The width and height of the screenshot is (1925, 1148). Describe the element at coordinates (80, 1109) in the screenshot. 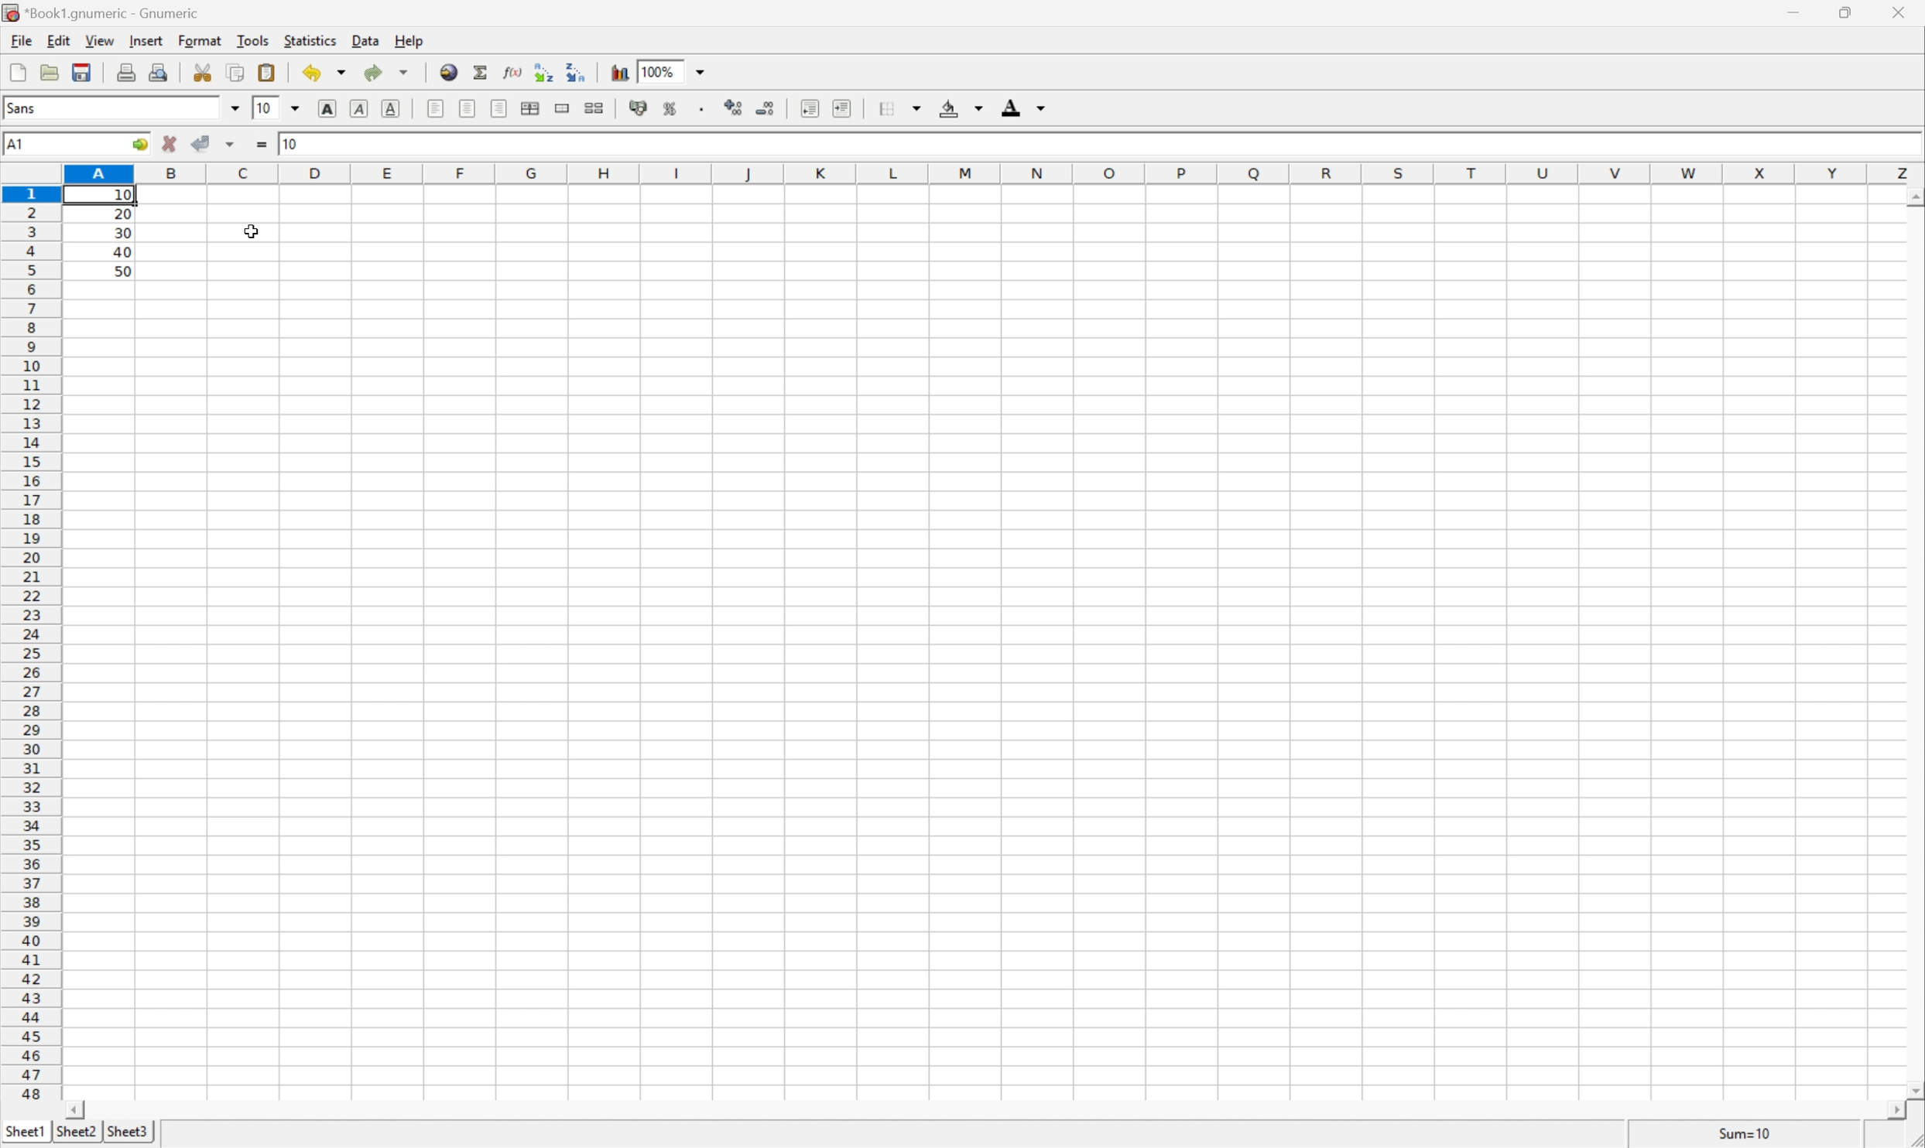

I see `Scroll left` at that location.